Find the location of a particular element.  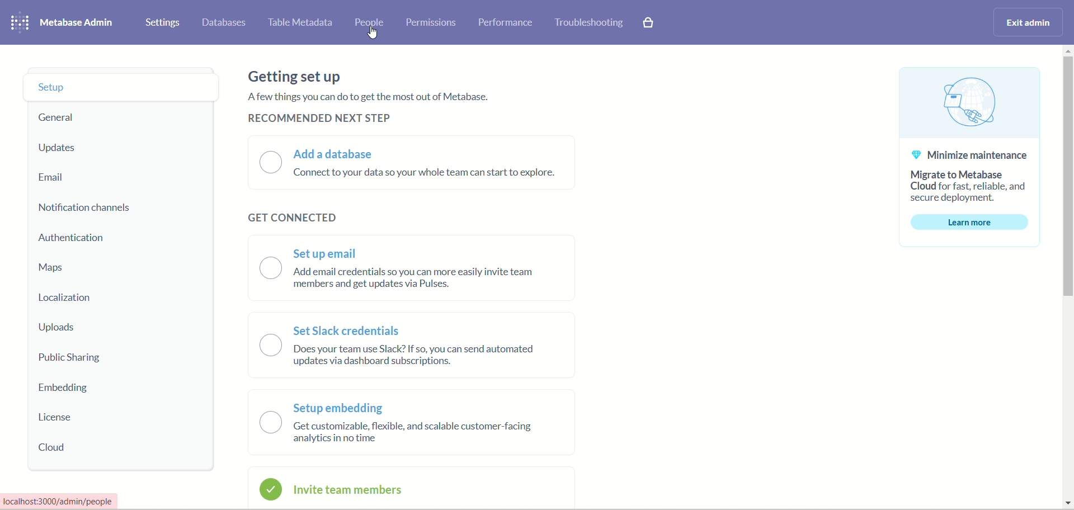

notification channels is located at coordinates (86, 207).